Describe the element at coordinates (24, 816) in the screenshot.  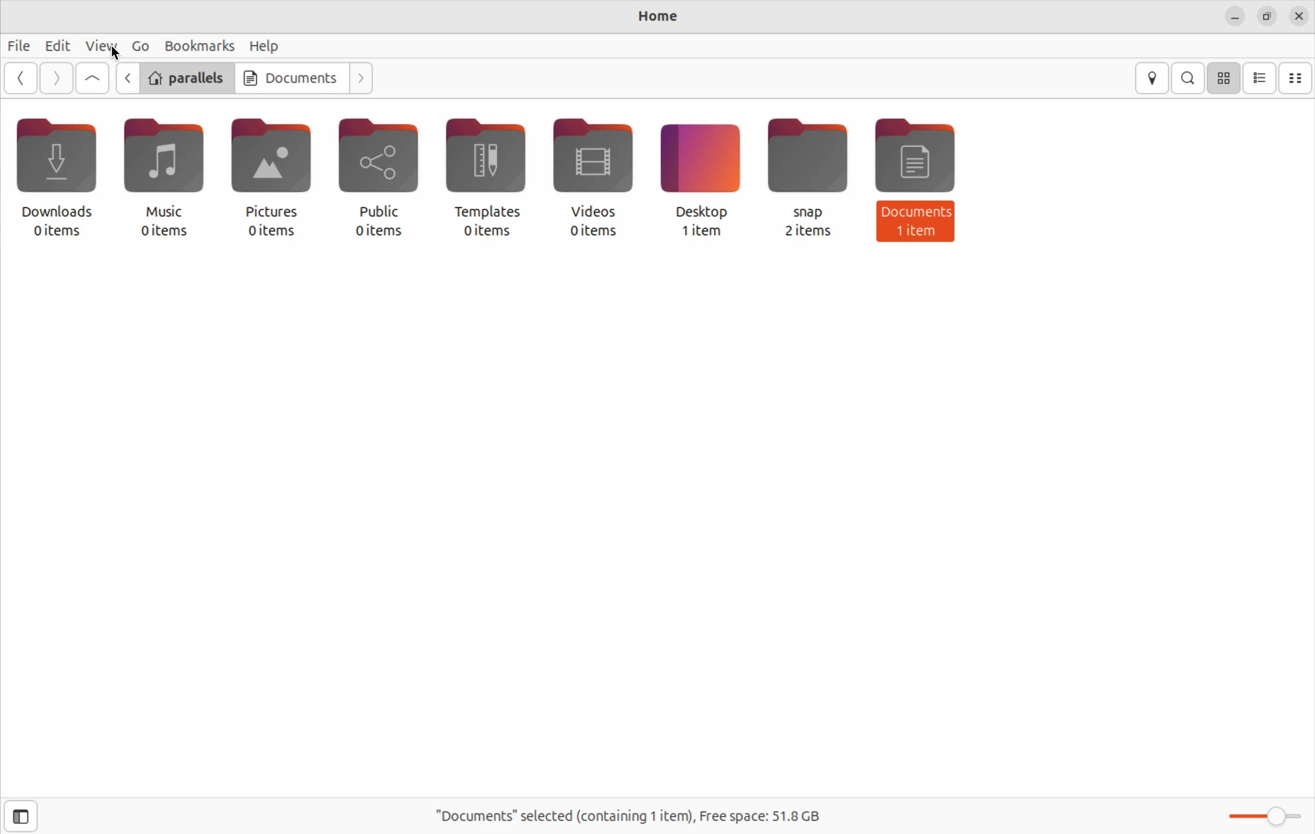
I see `side bar` at that location.